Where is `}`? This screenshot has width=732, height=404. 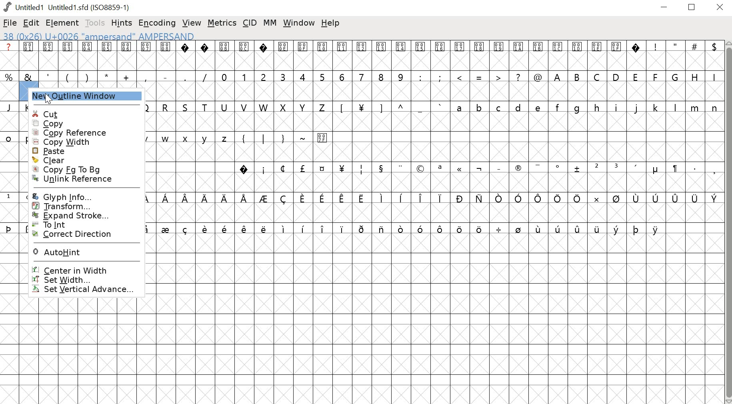 } is located at coordinates (284, 137).